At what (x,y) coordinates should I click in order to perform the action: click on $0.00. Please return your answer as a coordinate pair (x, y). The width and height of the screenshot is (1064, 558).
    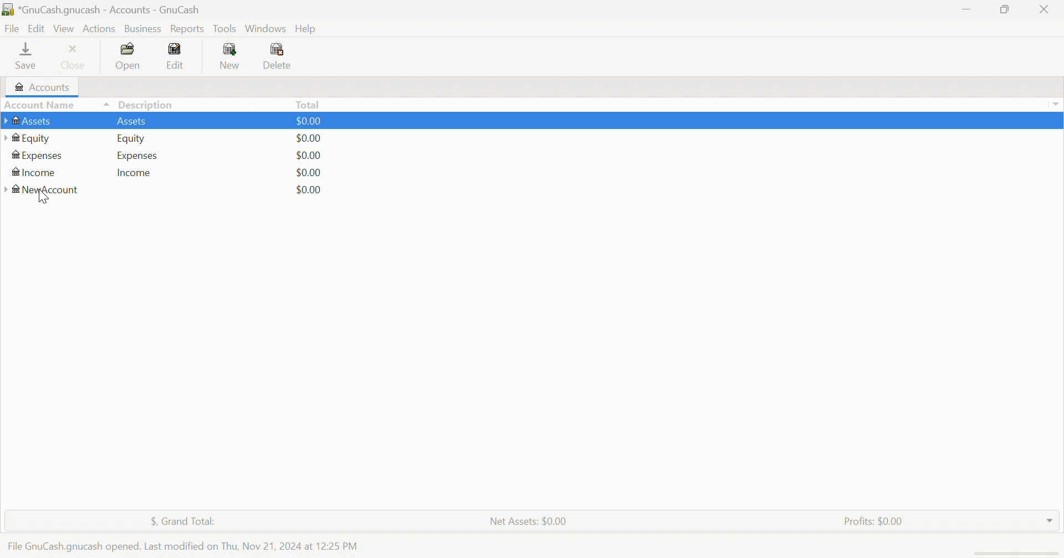
    Looking at the image, I should click on (310, 121).